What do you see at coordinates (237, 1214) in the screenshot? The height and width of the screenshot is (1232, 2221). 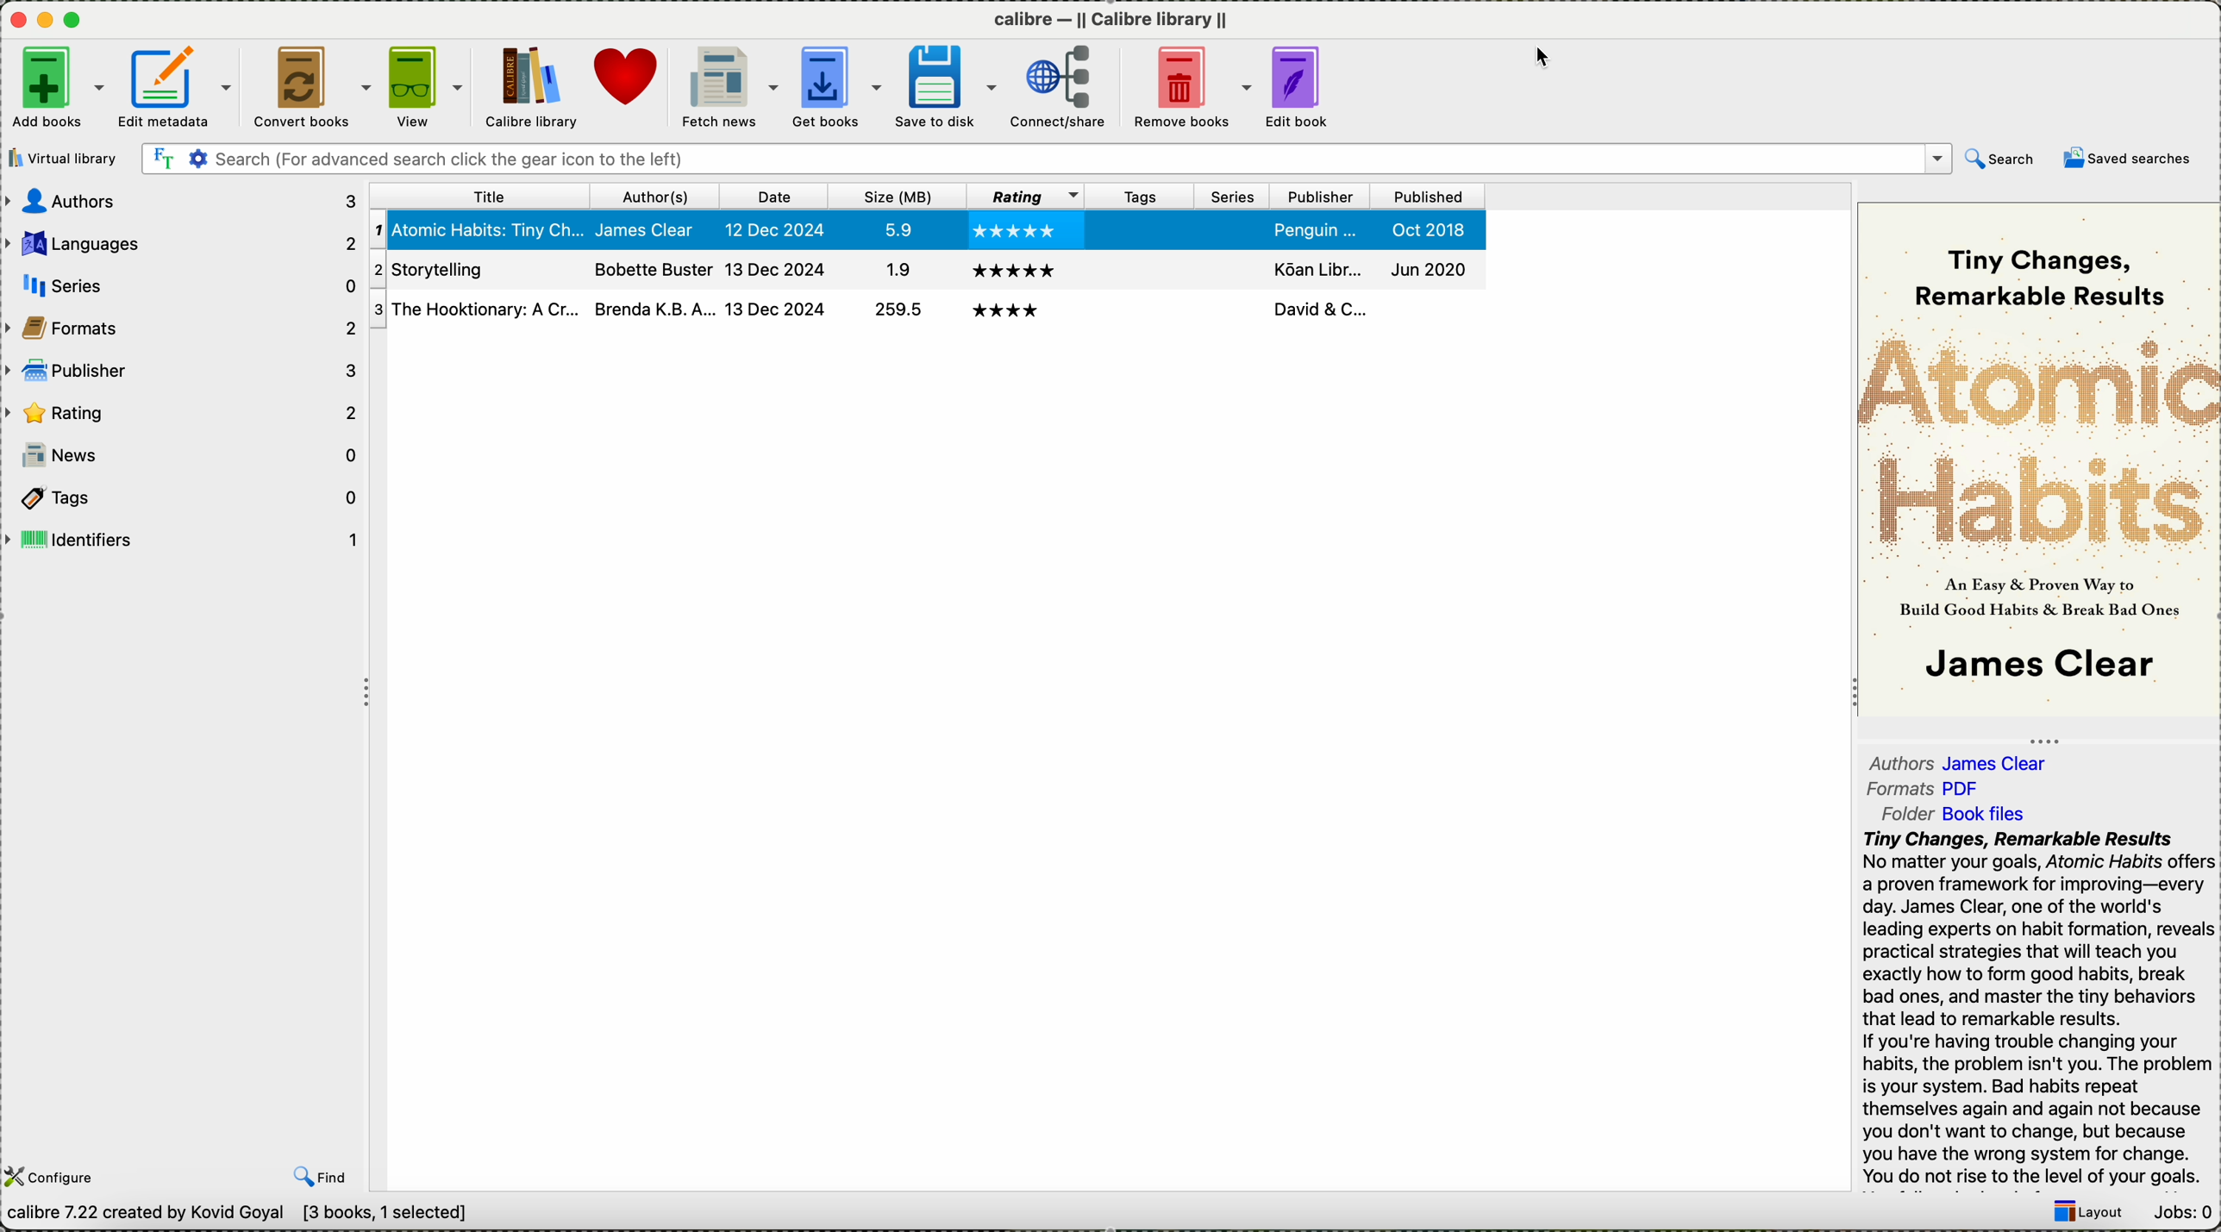 I see `calibre 7.22 created by Kovid Goyal [3 books]` at bounding box center [237, 1214].